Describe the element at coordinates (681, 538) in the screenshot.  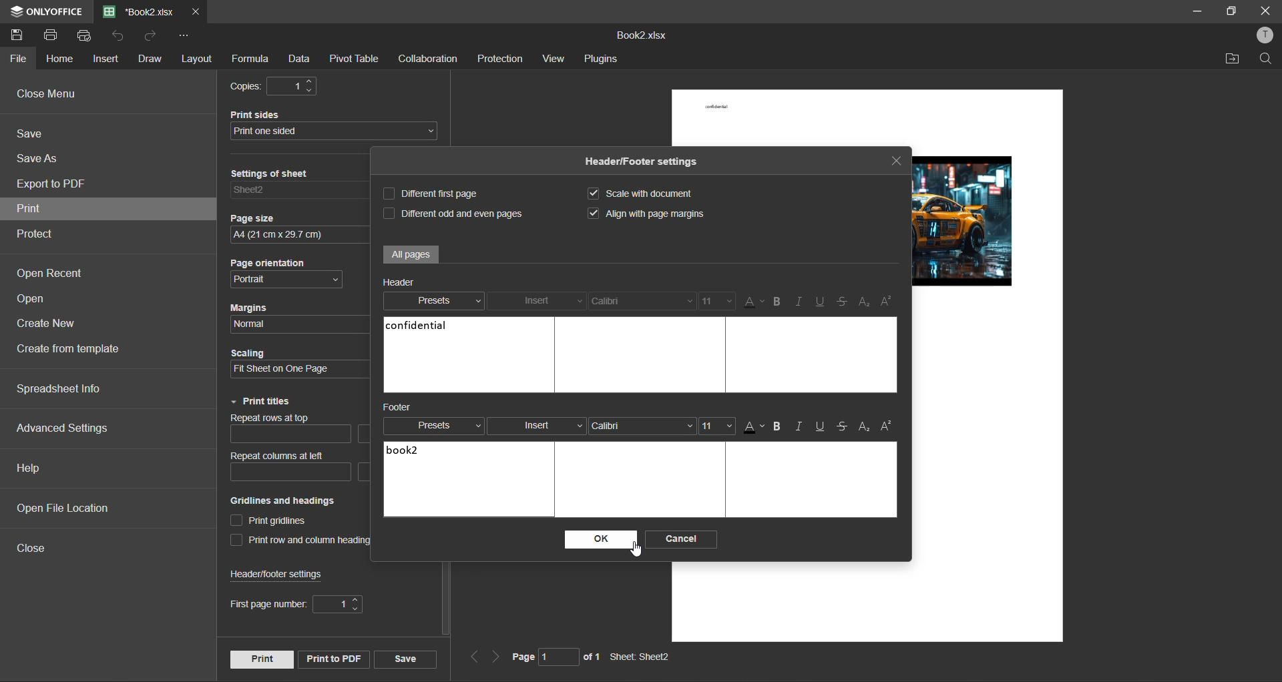
I see `cancel` at that location.